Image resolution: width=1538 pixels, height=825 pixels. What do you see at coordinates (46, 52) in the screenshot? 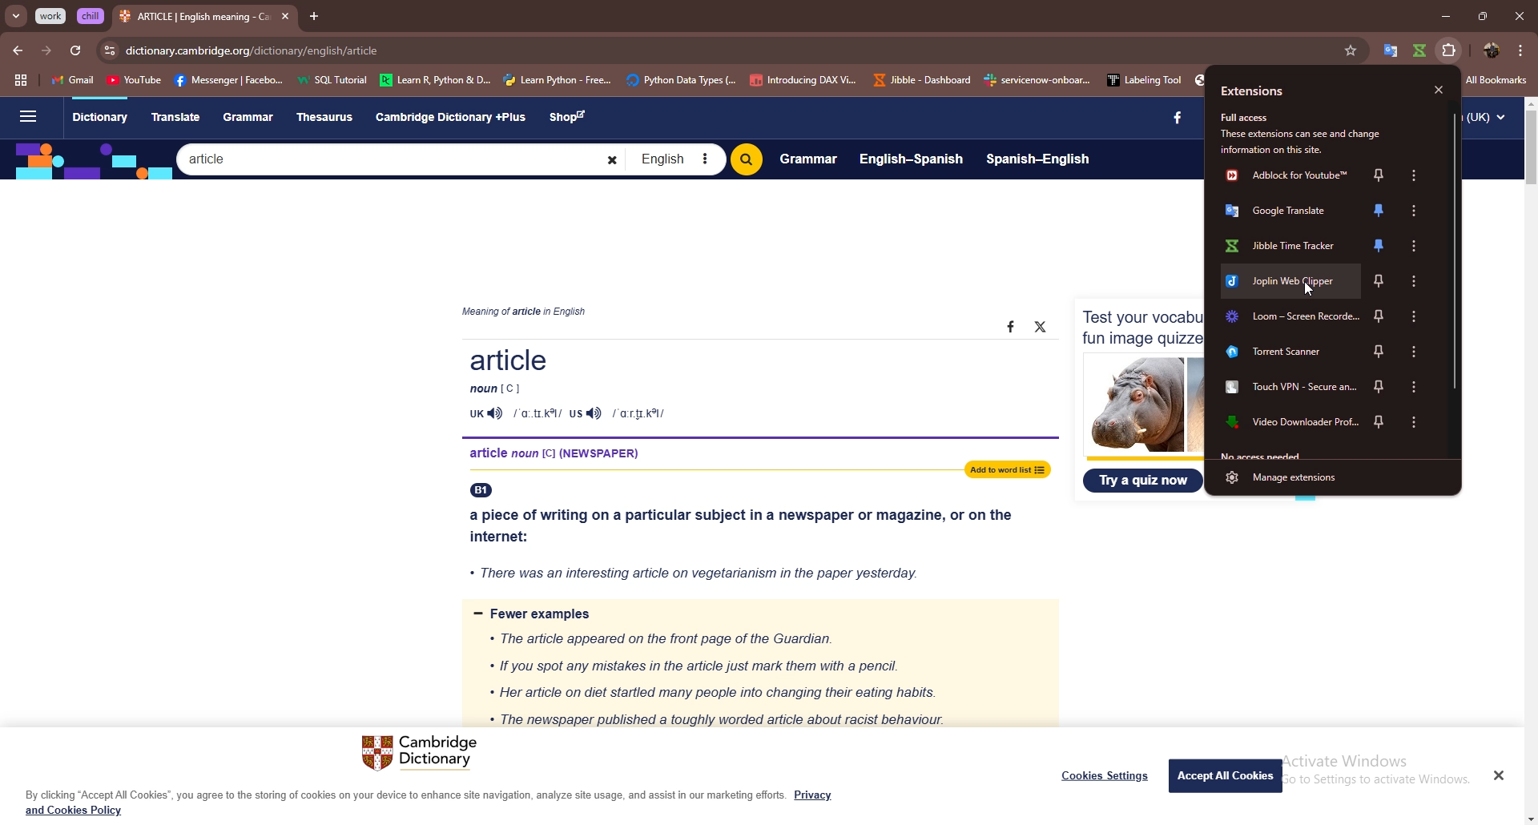
I see `forward` at bounding box center [46, 52].